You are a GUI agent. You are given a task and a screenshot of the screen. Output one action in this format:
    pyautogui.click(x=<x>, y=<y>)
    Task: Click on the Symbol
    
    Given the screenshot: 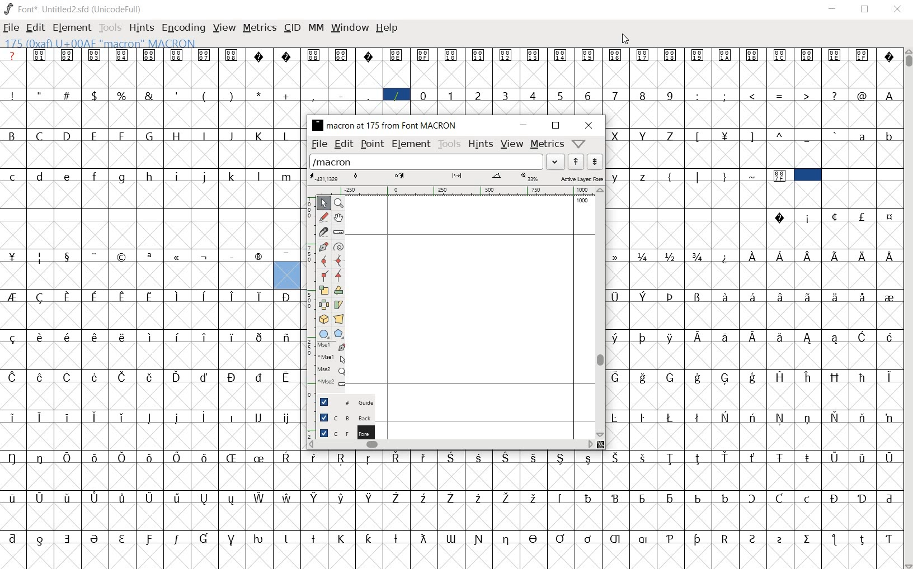 What is the action you would take?
    pyautogui.click(x=644, y=337)
    